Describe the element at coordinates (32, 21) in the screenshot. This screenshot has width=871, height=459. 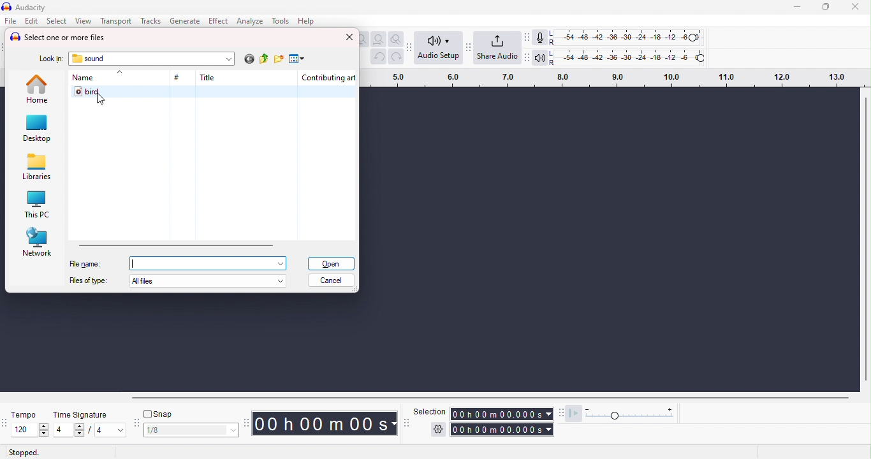
I see `edit` at that location.